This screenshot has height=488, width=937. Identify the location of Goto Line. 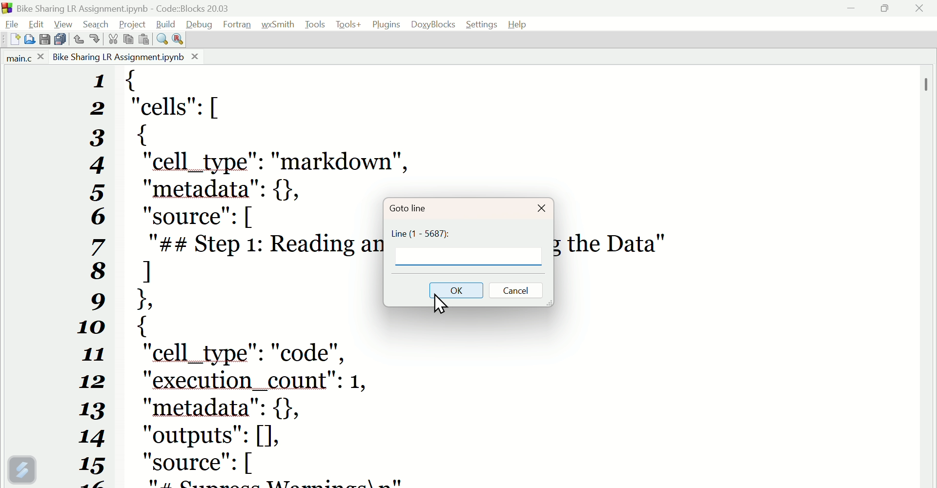
(406, 206).